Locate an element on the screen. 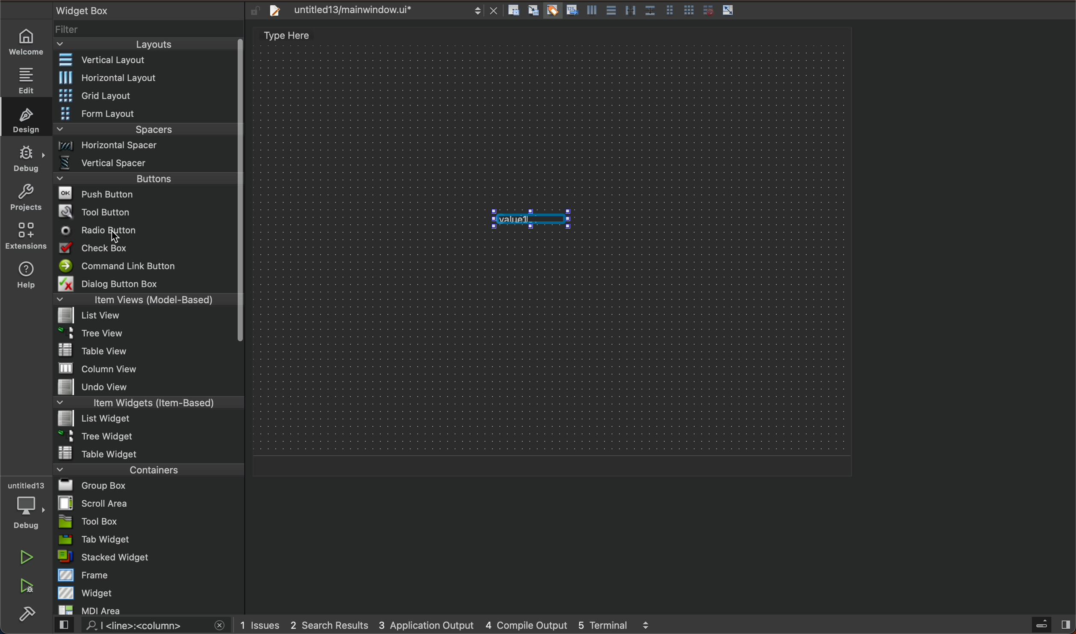   is located at coordinates (728, 11).